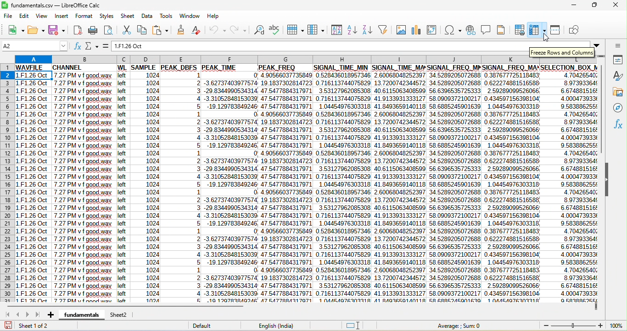 This screenshot has width=627, height=331. Describe the element at coordinates (366, 29) in the screenshot. I see `sort descending` at that location.